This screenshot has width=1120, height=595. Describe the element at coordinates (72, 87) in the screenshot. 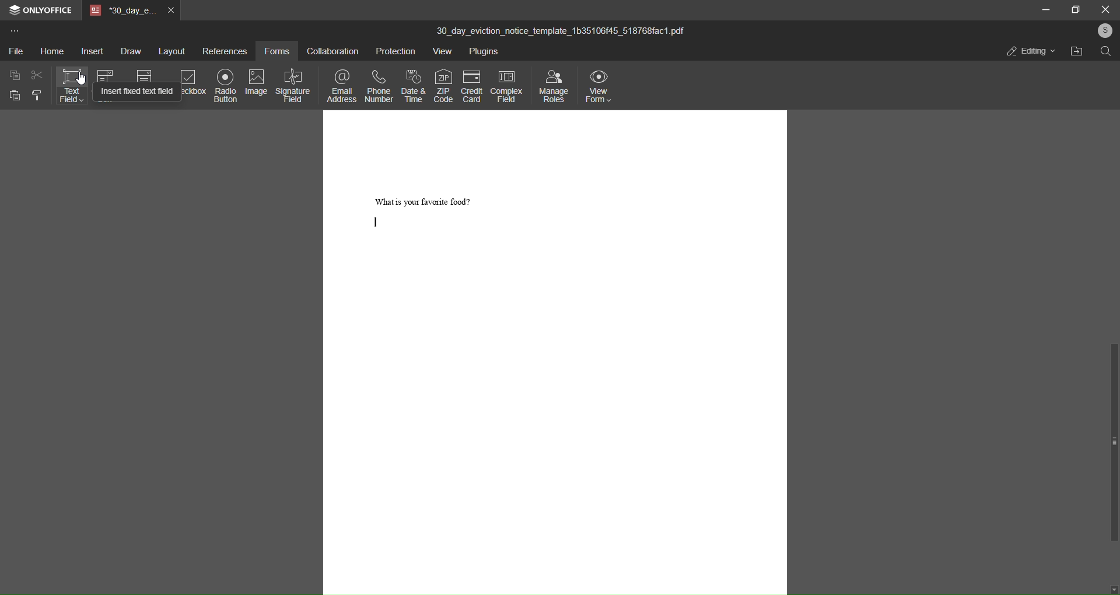

I see `text field` at that location.